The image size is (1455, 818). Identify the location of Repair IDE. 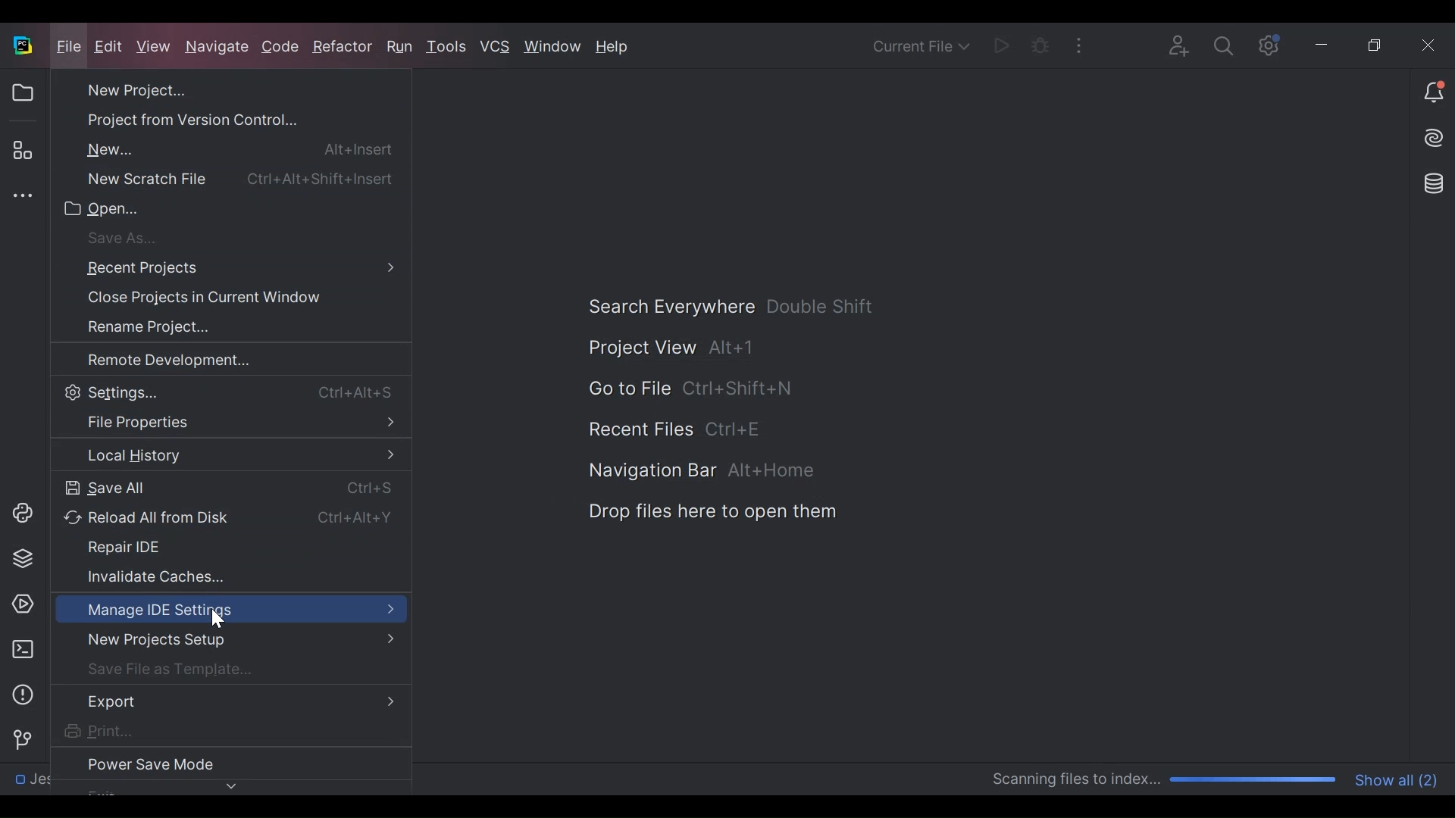
(220, 549).